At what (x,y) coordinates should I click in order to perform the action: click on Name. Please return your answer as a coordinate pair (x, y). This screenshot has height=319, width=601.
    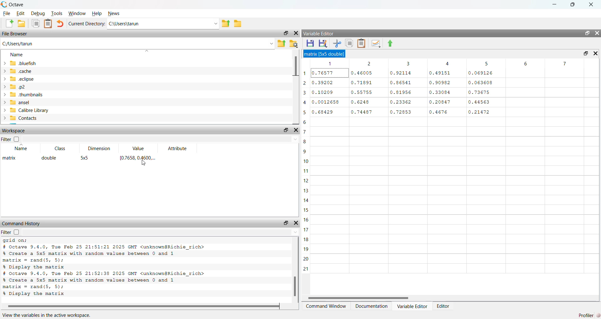
    Looking at the image, I should click on (18, 55).